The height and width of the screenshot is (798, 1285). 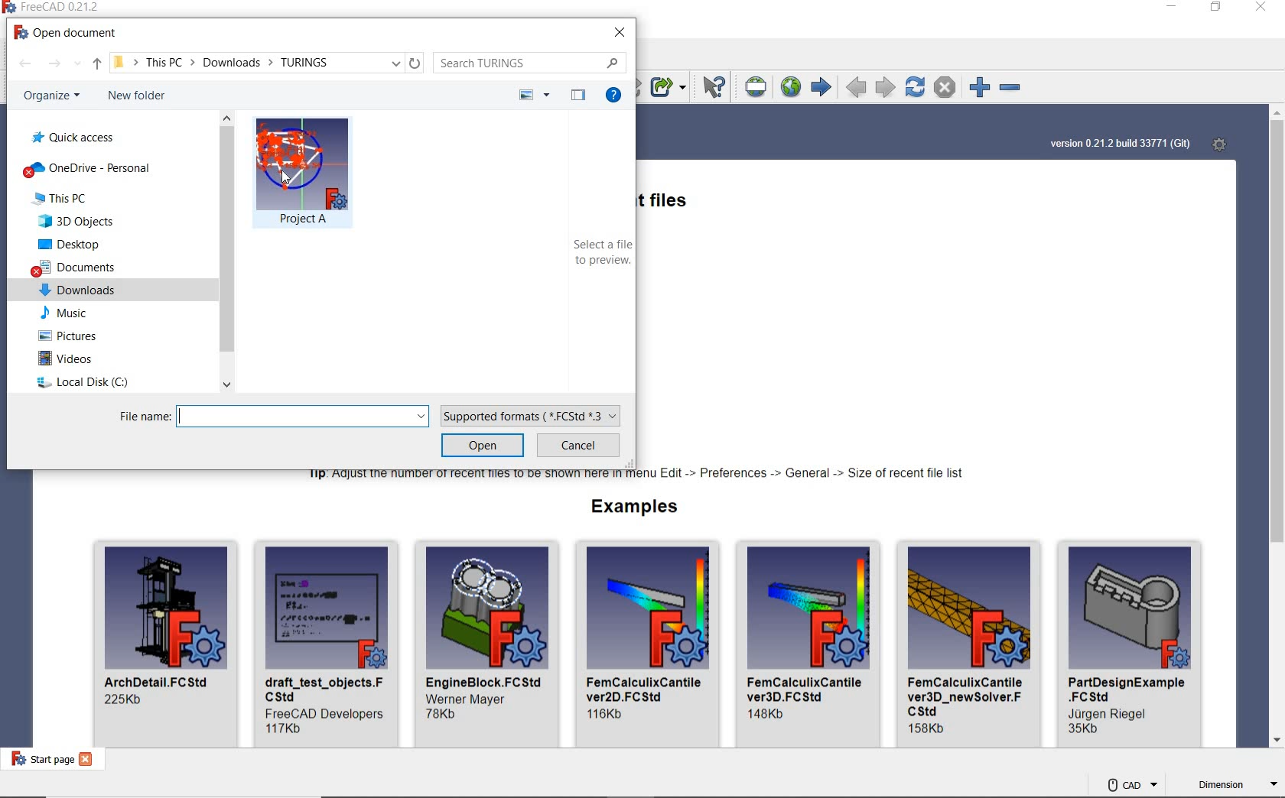 What do you see at coordinates (617, 96) in the screenshot?
I see `GET HELP` at bounding box center [617, 96].